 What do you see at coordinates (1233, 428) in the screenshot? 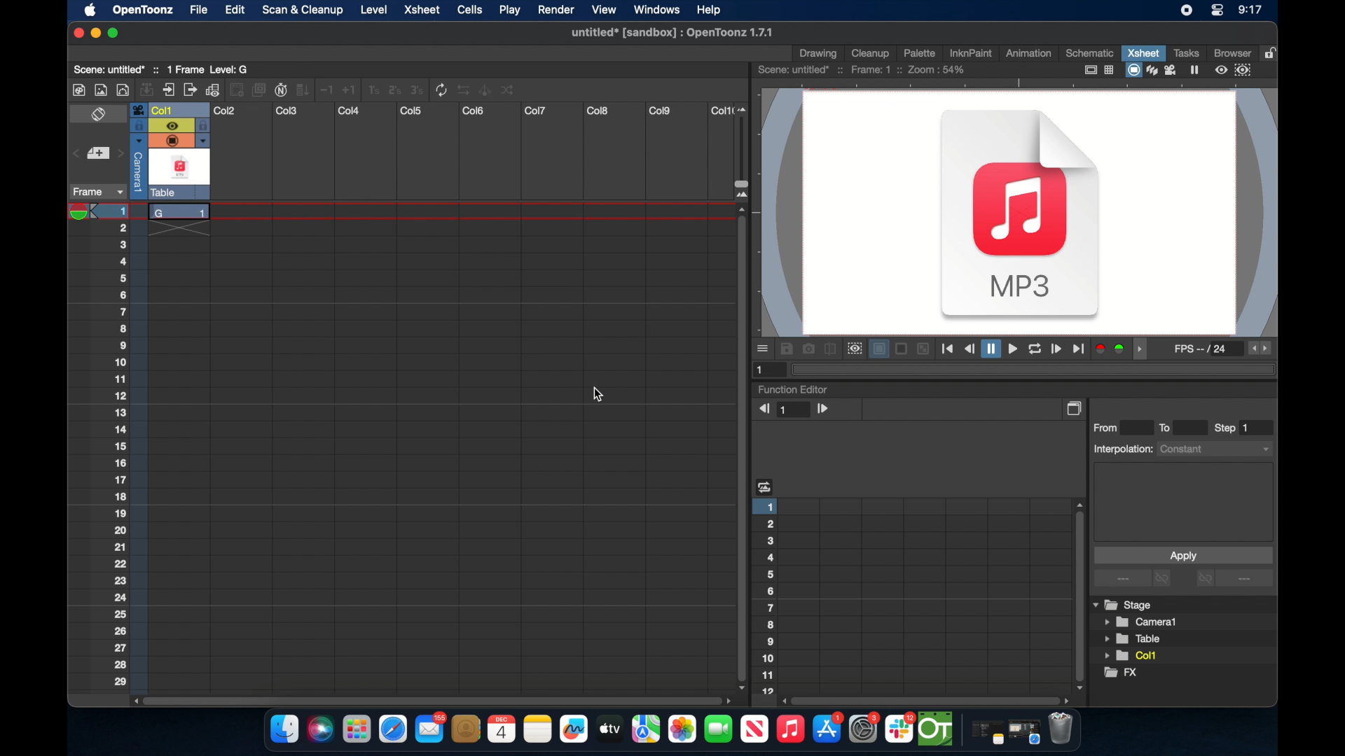
I see `step` at bounding box center [1233, 428].